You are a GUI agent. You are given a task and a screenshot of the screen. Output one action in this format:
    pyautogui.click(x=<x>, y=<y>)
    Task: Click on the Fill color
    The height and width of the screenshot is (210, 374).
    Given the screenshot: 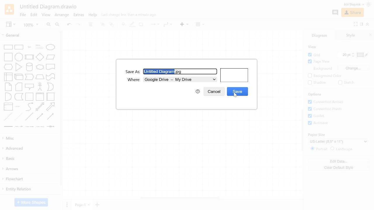 What is the action you would take?
    pyautogui.click(x=123, y=24)
    